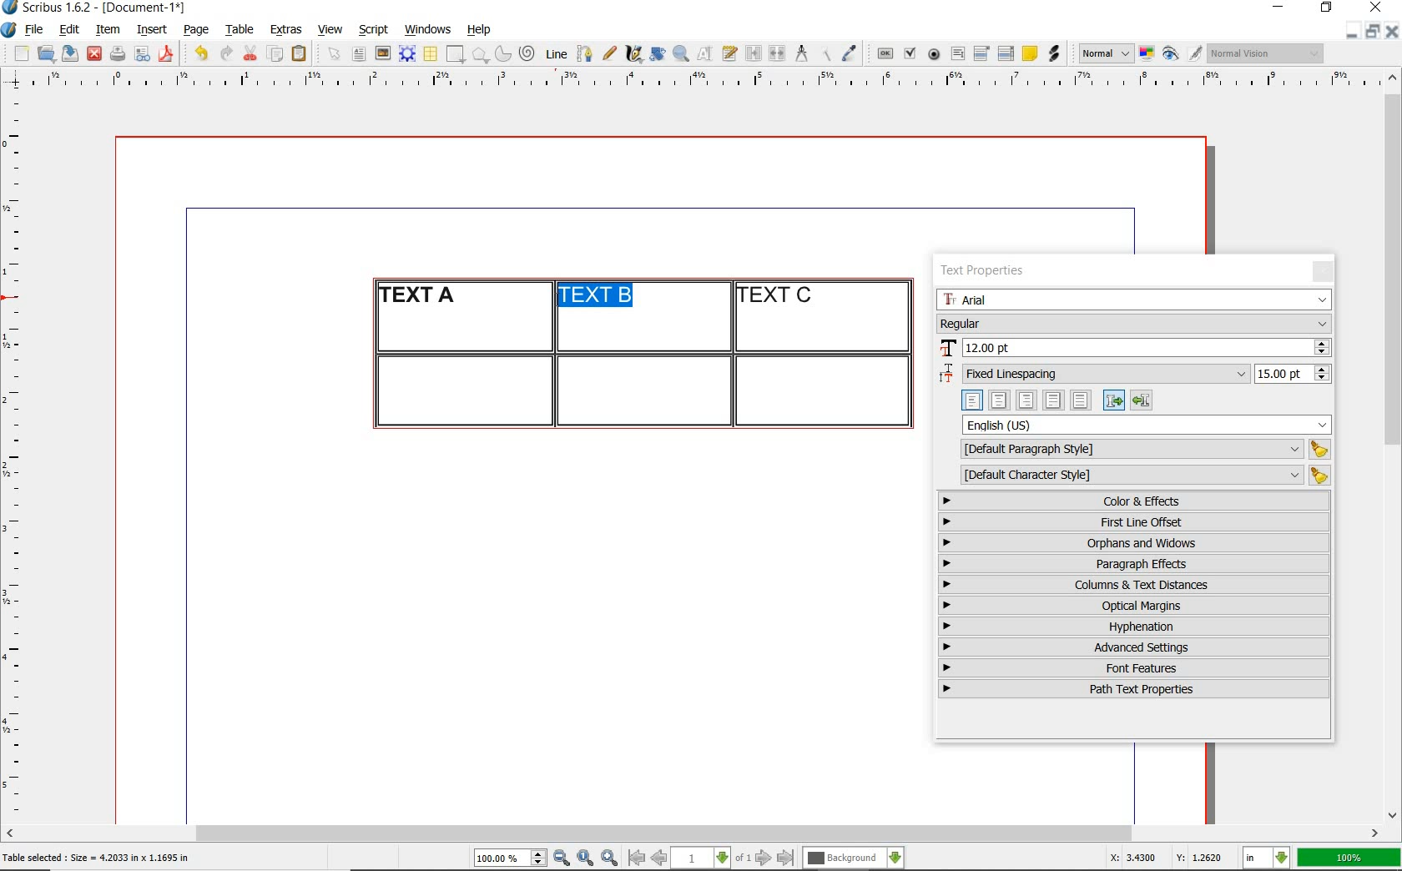 The width and height of the screenshot is (1402, 871). I want to click on default character style, so click(1140, 476).